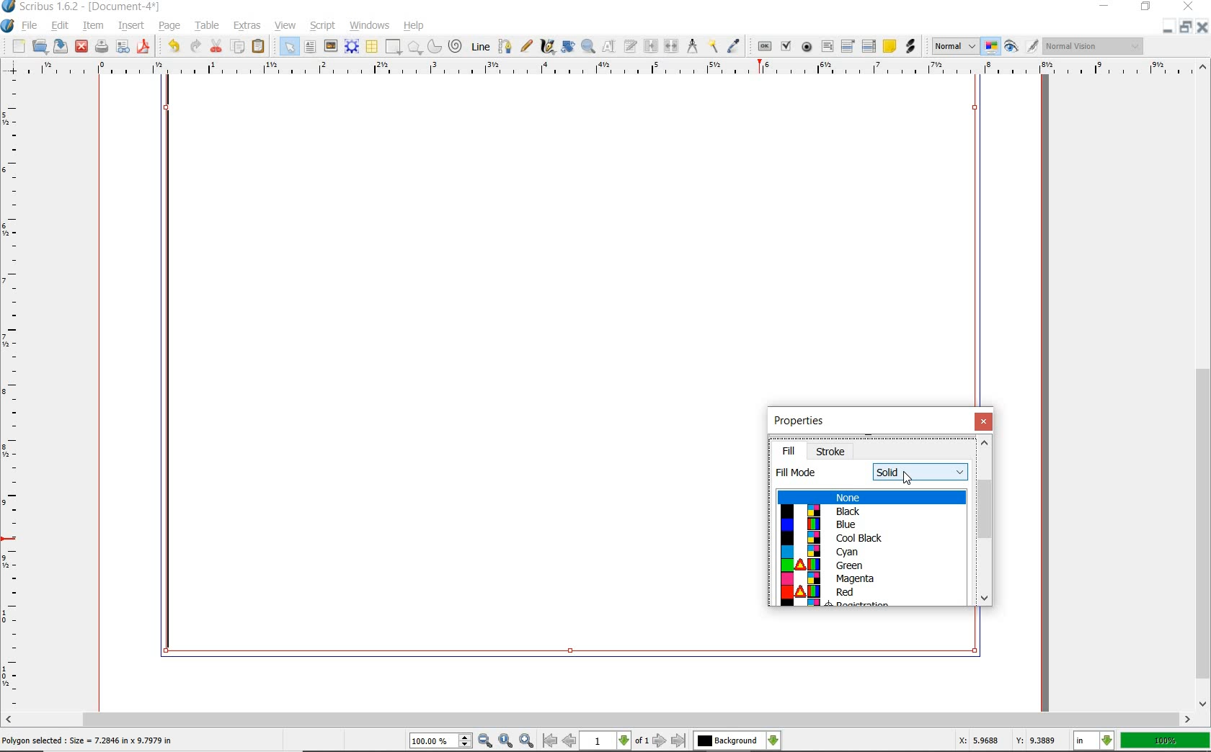  I want to click on scrollbar, so click(985, 522).